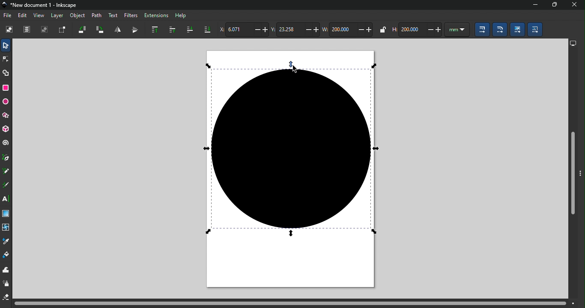 This screenshot has width=585, height=308. I want to click on spray, so click(6, 284).